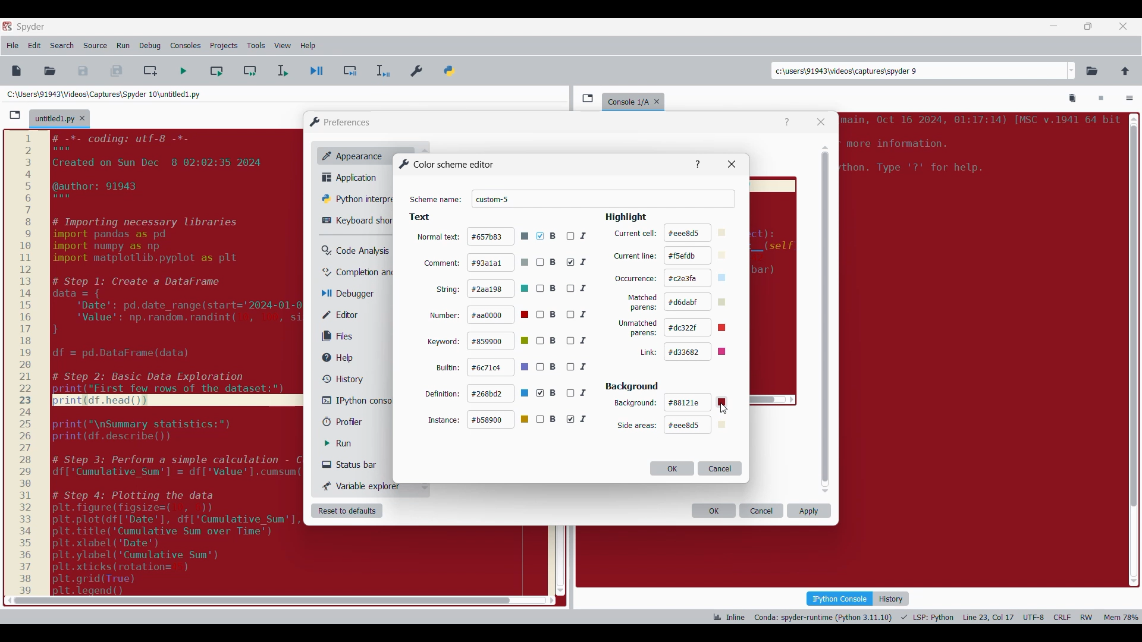  What do you see at coordinates (31, 27) in the screenshot?
I see `Software name` at bounding box center [31, 27].